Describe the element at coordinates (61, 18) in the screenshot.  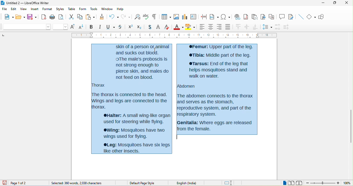
I see `print preview` at that location.